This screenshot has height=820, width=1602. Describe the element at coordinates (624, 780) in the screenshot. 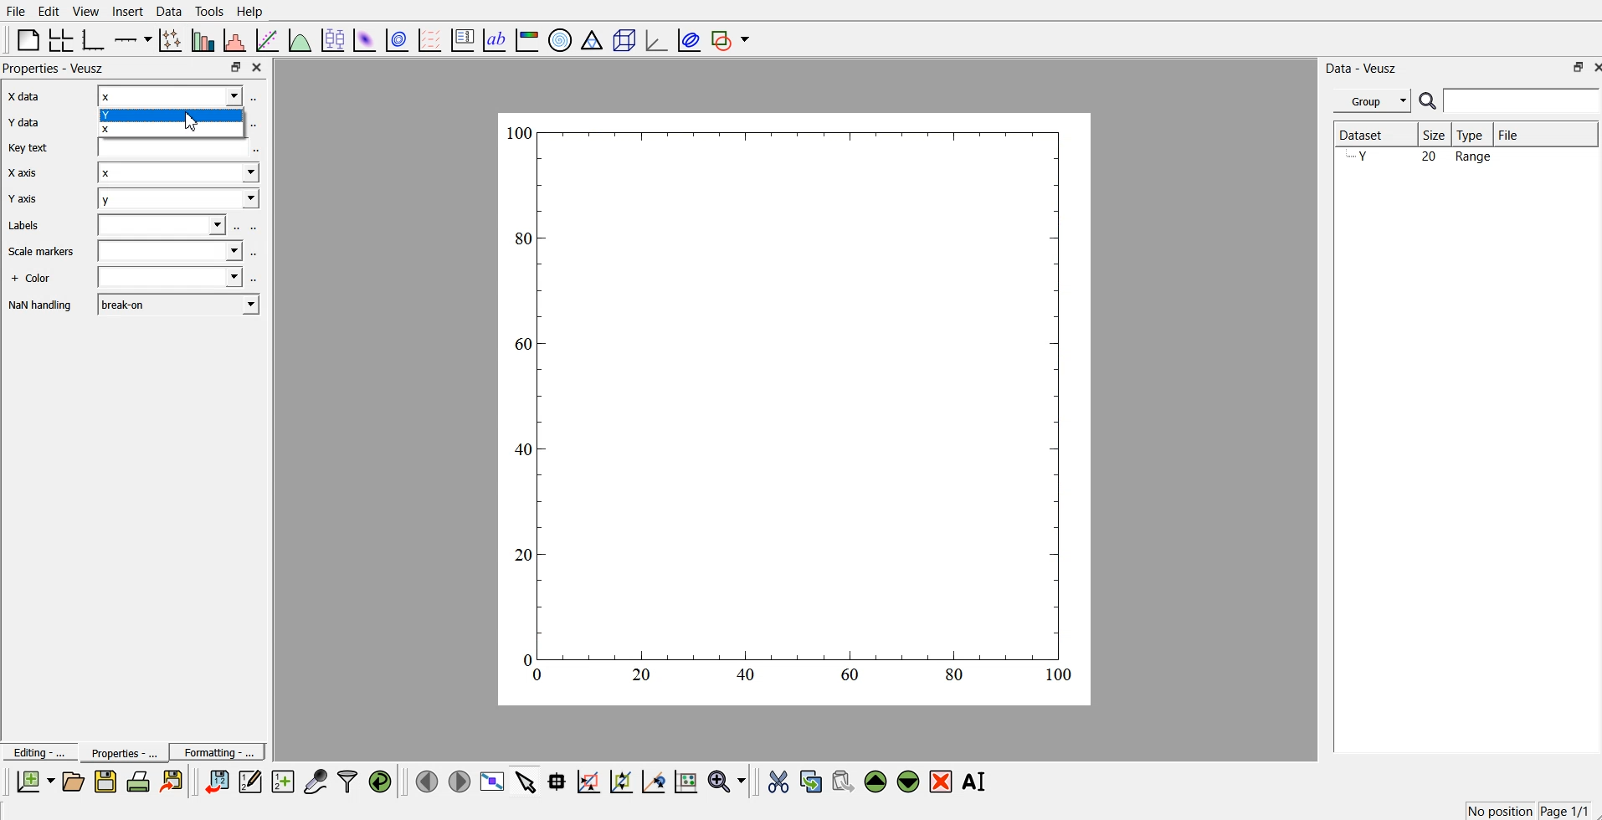

I see `click to zoom` at that location.